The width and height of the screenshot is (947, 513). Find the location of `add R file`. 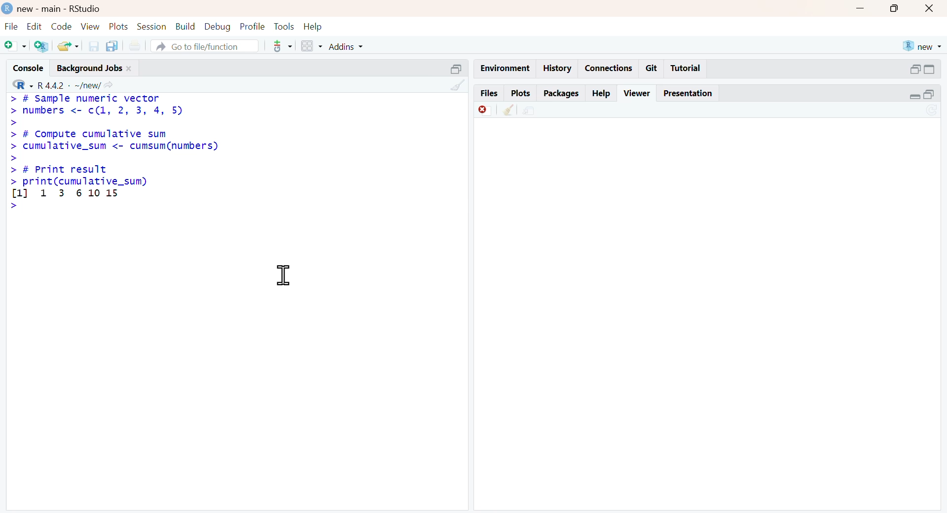

add R file is located at coordinates (41, 46).